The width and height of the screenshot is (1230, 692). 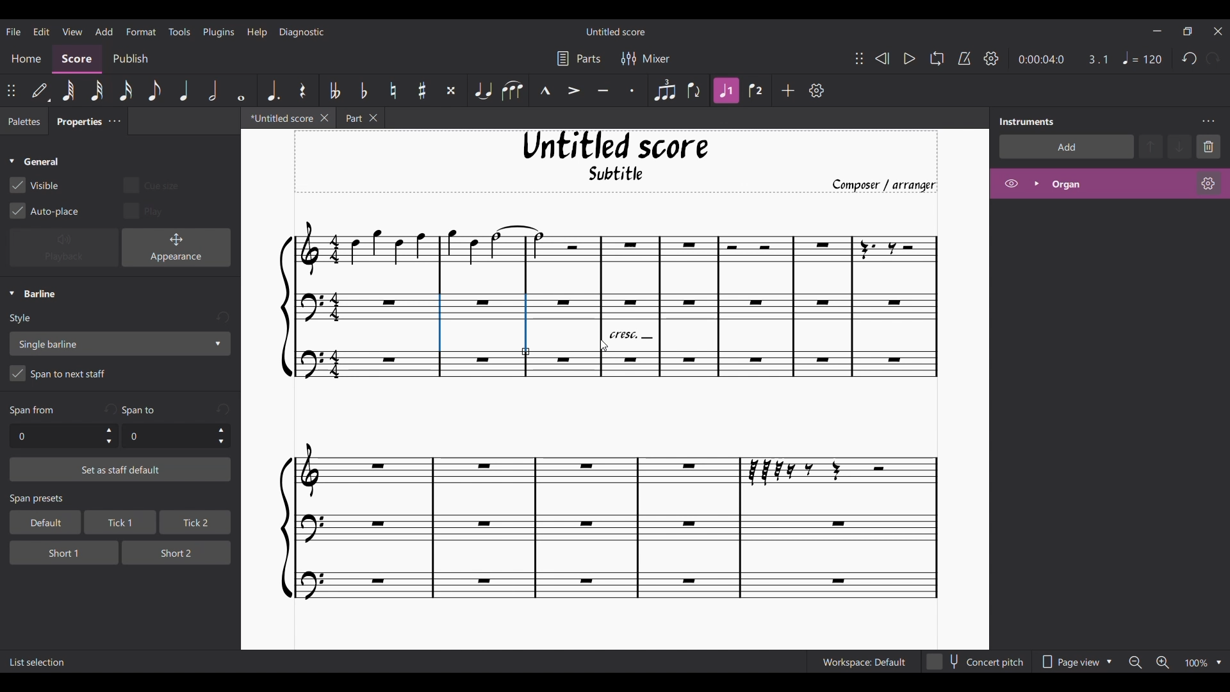 I want to click on Marcato, so click(x=545, y=91).